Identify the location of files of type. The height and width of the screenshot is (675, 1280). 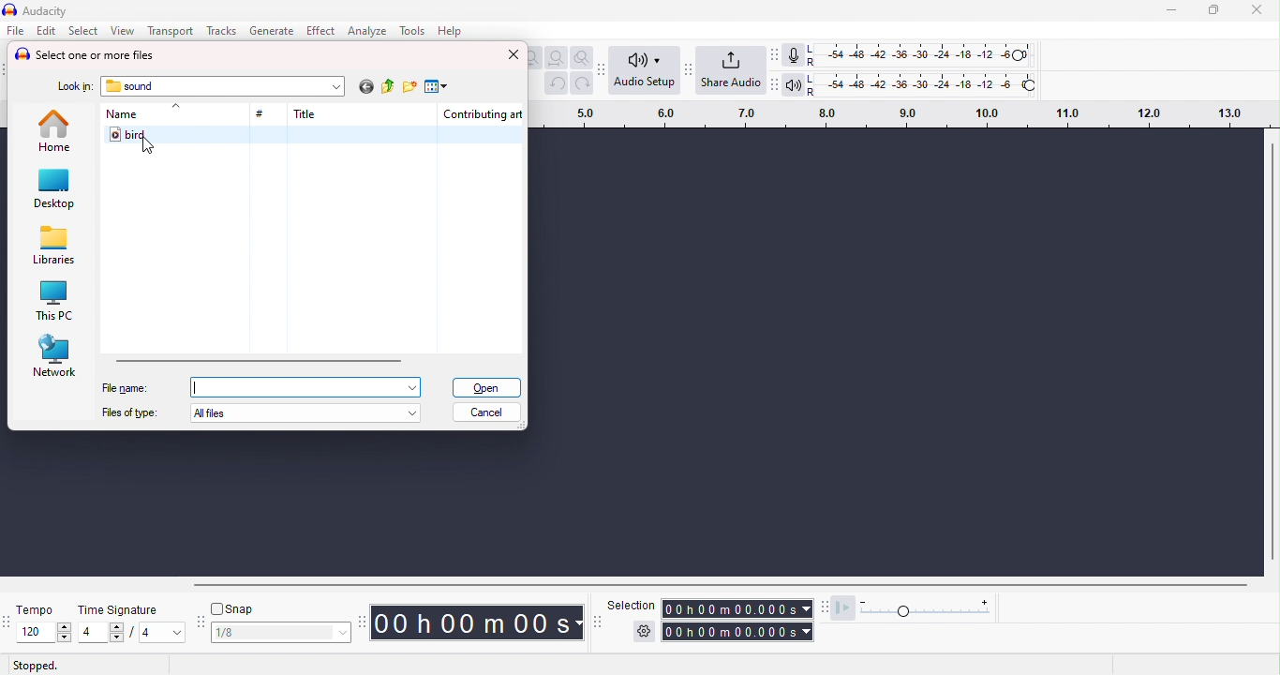
(129, 412).